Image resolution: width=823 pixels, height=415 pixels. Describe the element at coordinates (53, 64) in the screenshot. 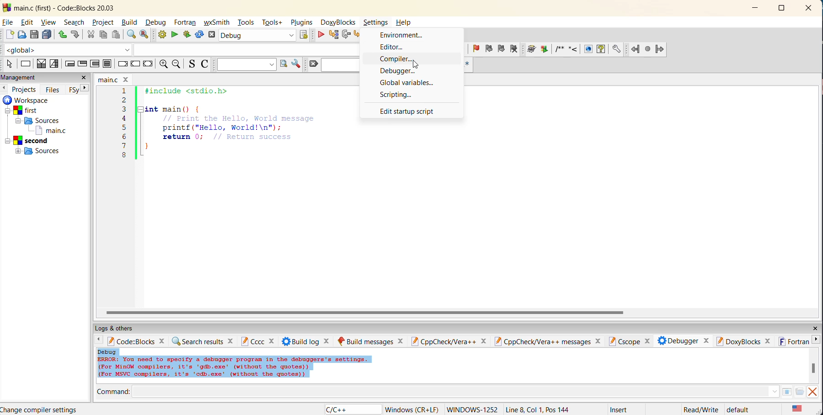

I see `selection` at that location.